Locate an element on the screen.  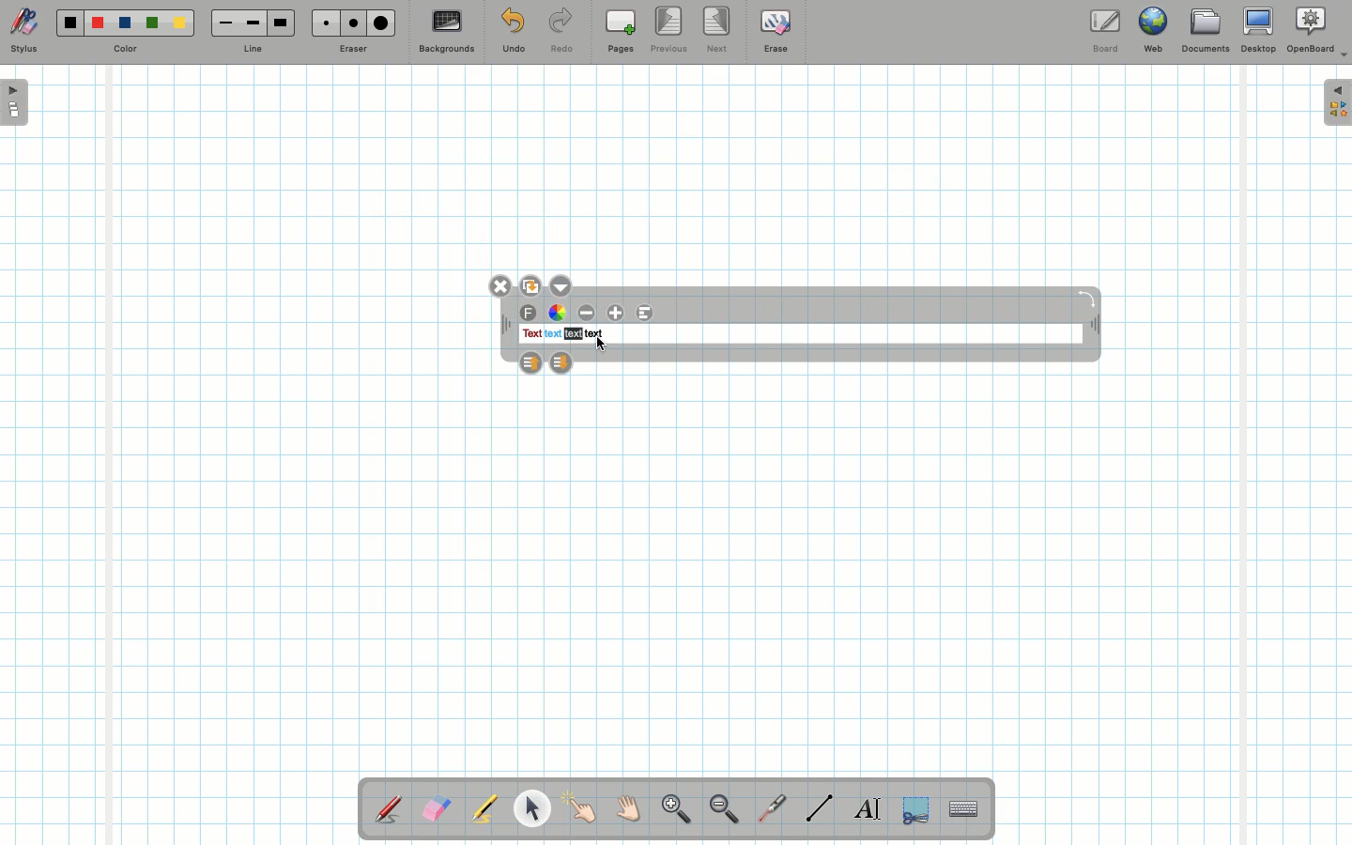
Zoom in is located at coordinates (671, 811).